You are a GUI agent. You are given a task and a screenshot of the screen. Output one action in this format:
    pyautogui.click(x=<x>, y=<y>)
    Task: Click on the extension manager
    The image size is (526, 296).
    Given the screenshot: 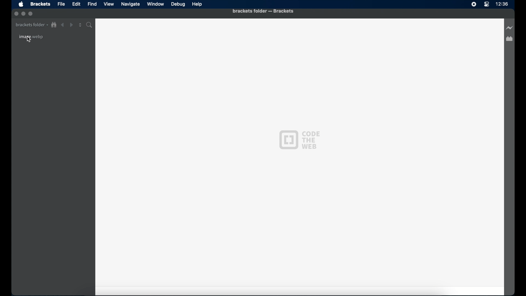 What is the action you would take?
    pyautogui.click(x=509, y=39)
    